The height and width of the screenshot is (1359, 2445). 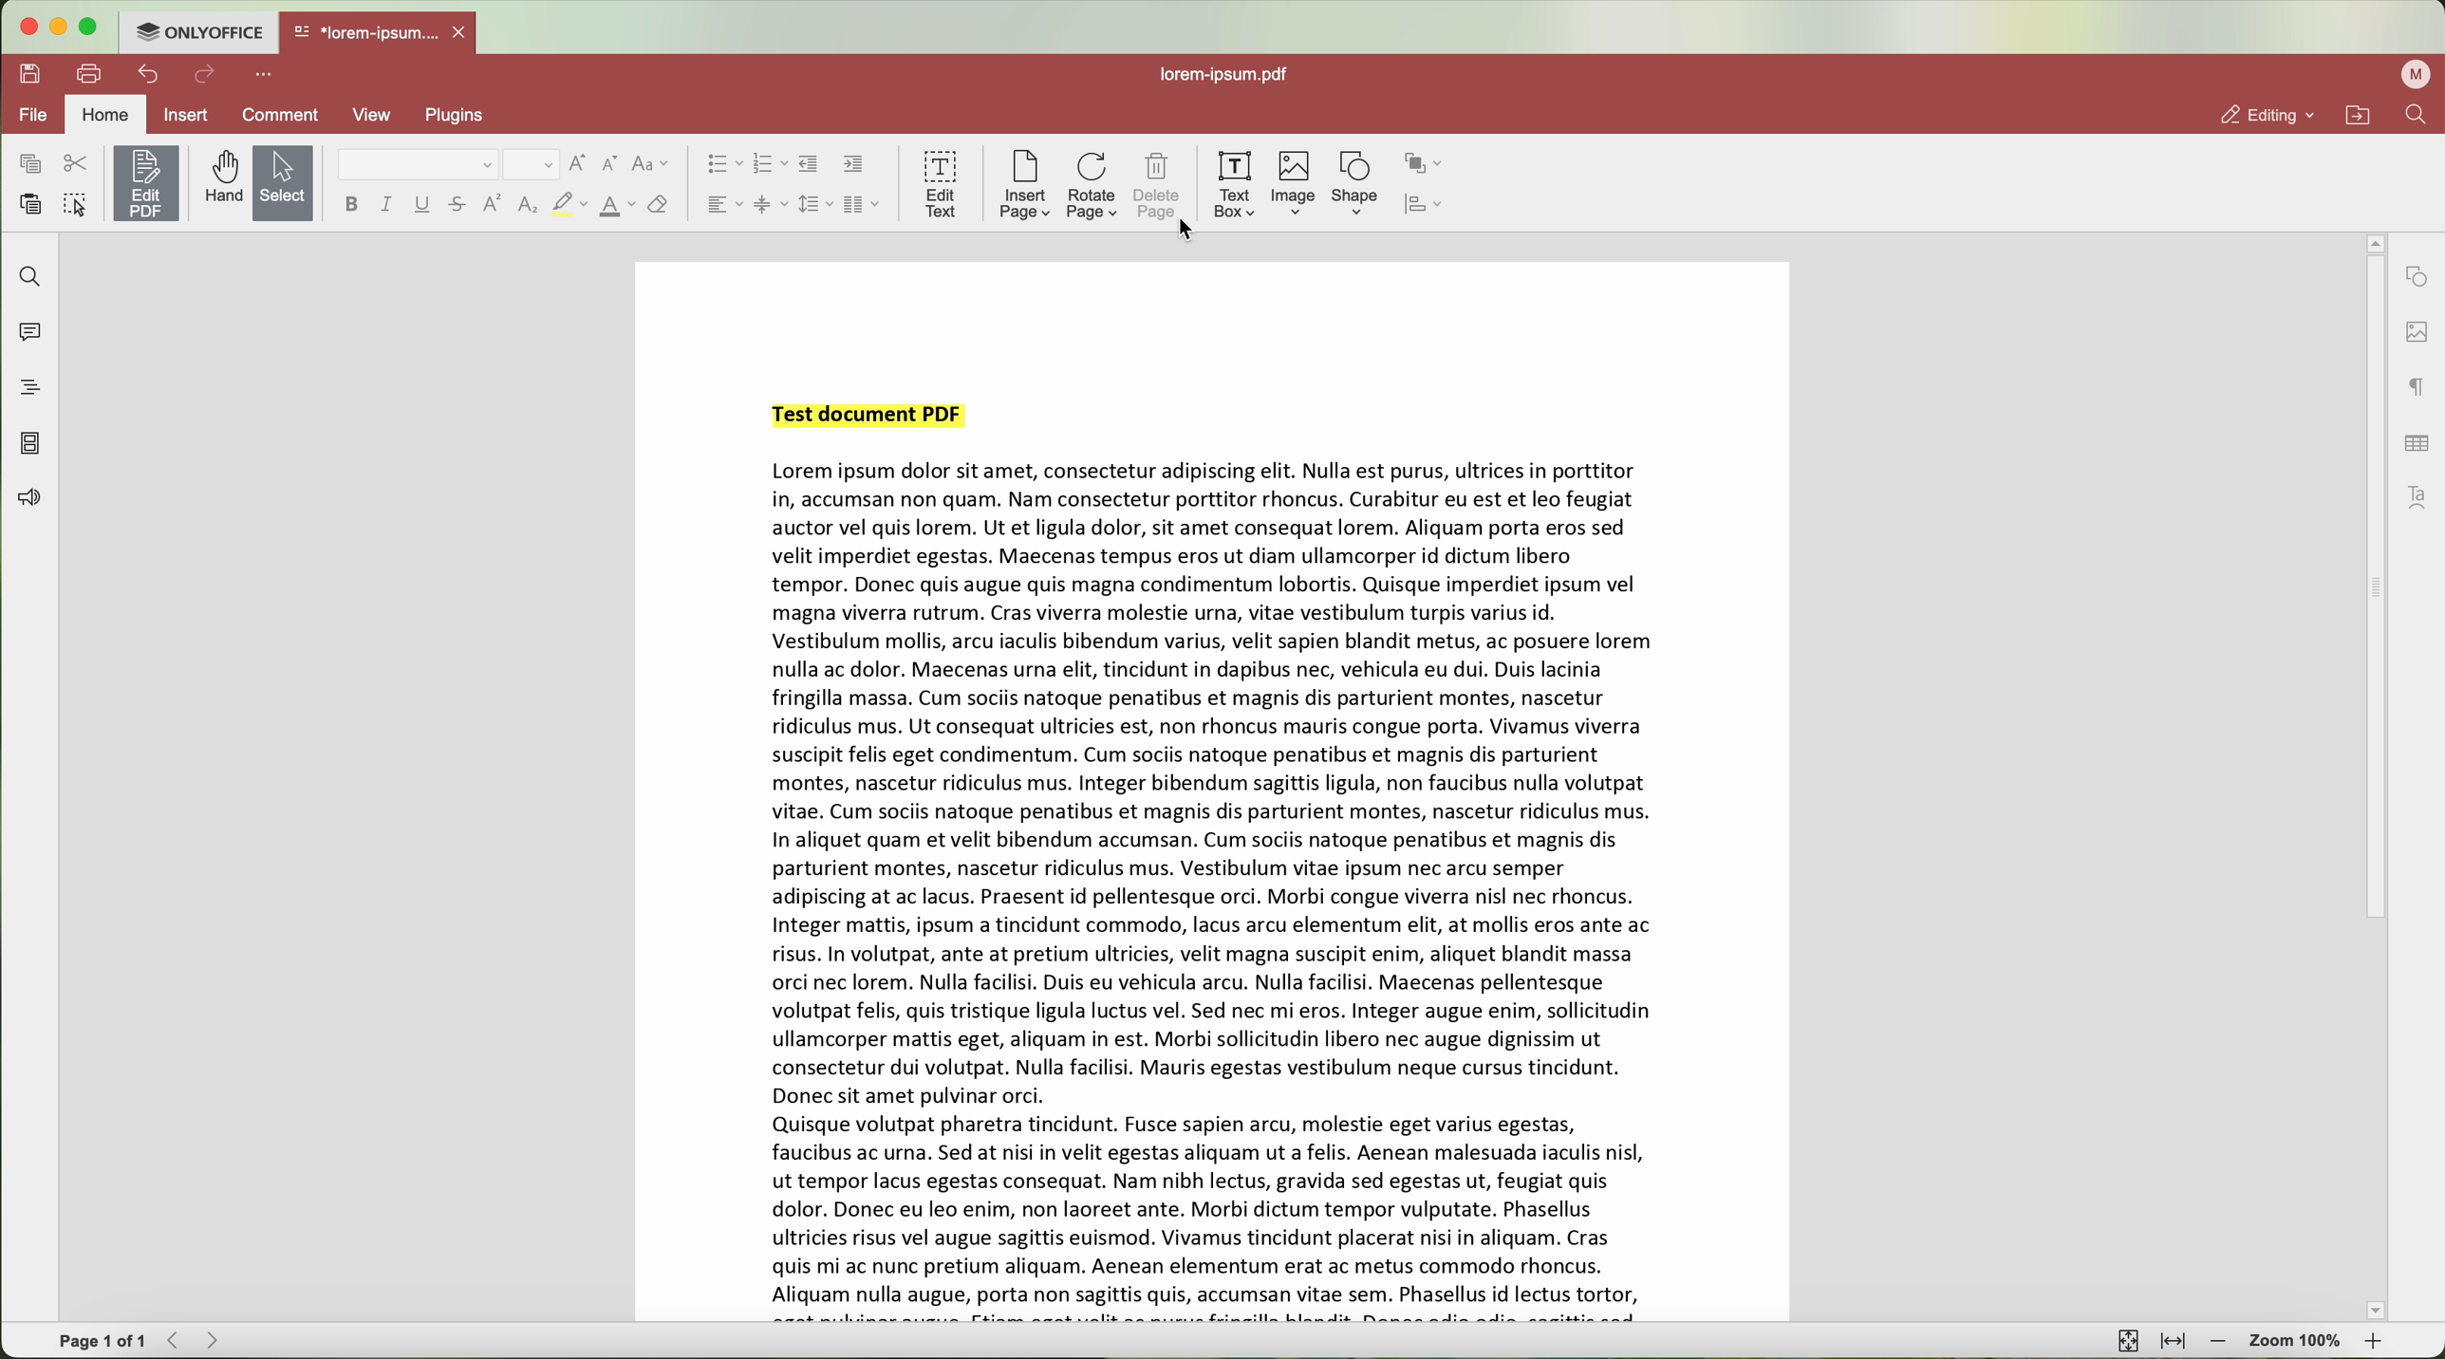 I want to click on delete page, so click(x=1158, y=188).